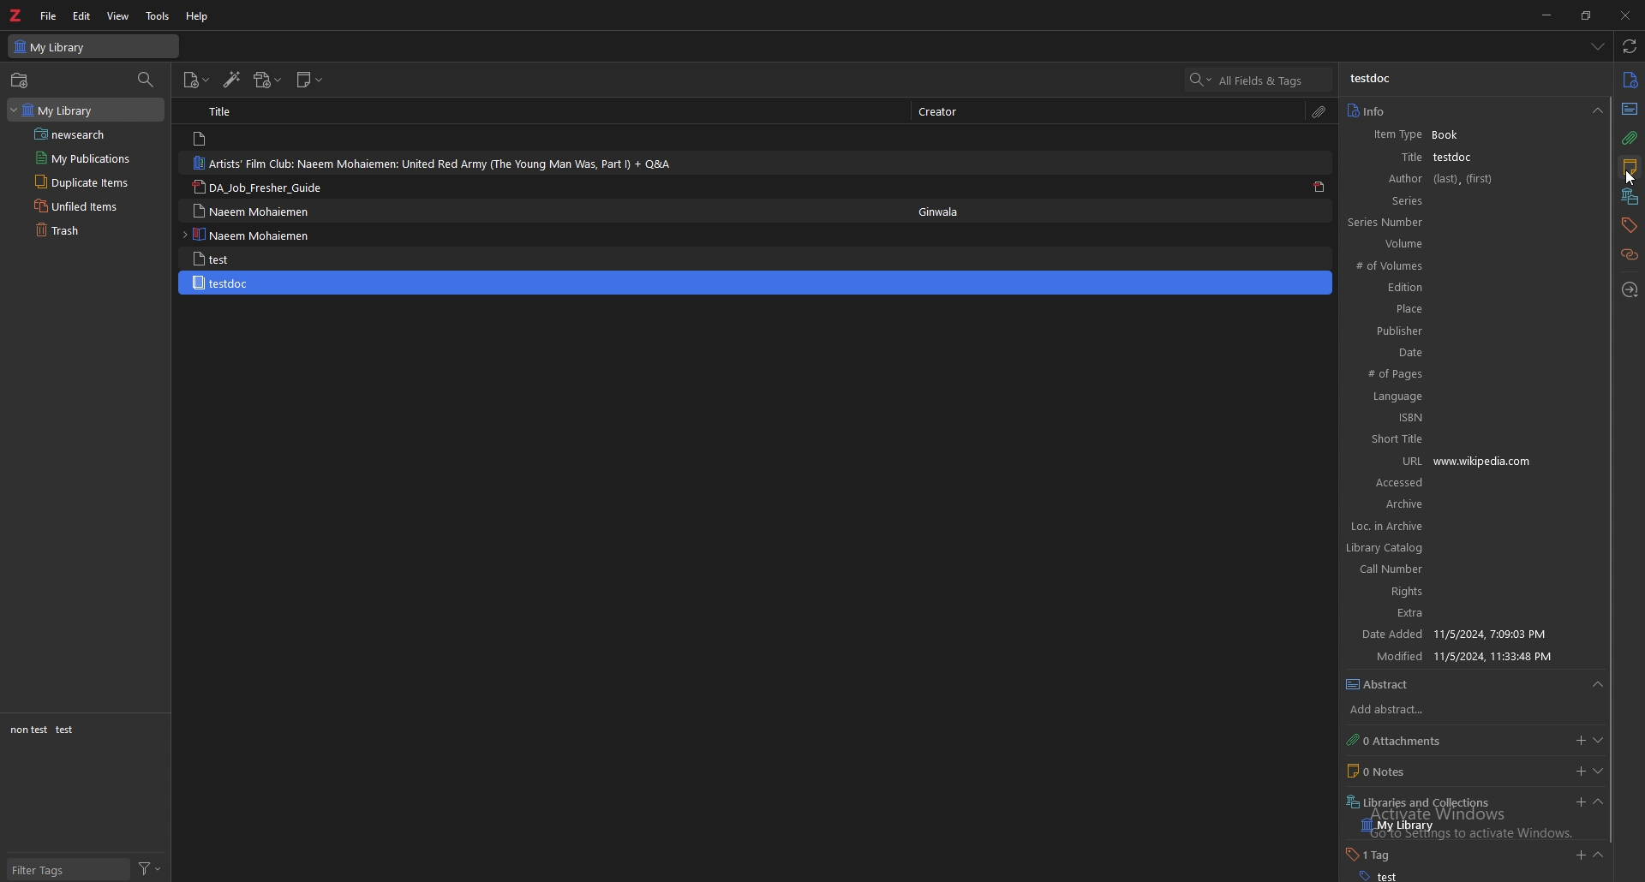 This screenshot has height=882, width=1645. Describe the element at coordinates (147, 80) in the screenshot. I see `filter collections` at that location.